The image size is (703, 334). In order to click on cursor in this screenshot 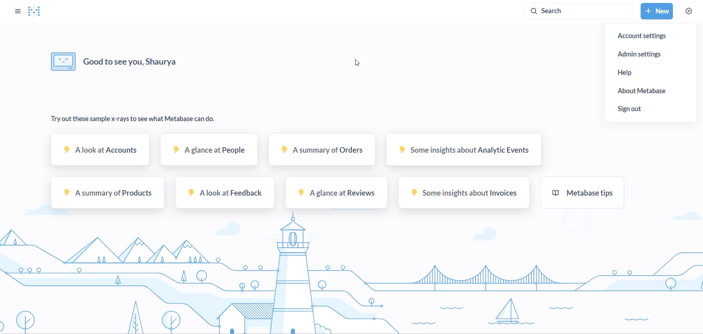, I will do `click(358, 63)`.